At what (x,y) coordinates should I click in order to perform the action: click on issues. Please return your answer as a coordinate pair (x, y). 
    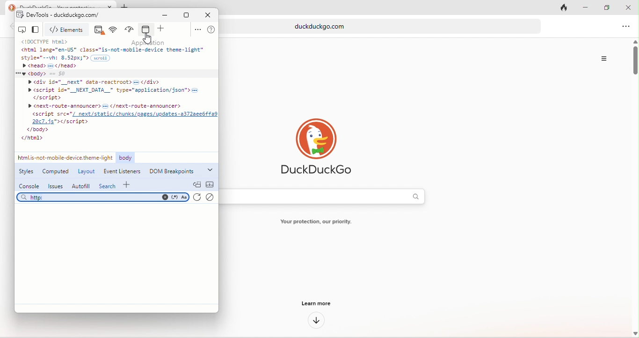
    Looking at the image, I should click on (56, 187).